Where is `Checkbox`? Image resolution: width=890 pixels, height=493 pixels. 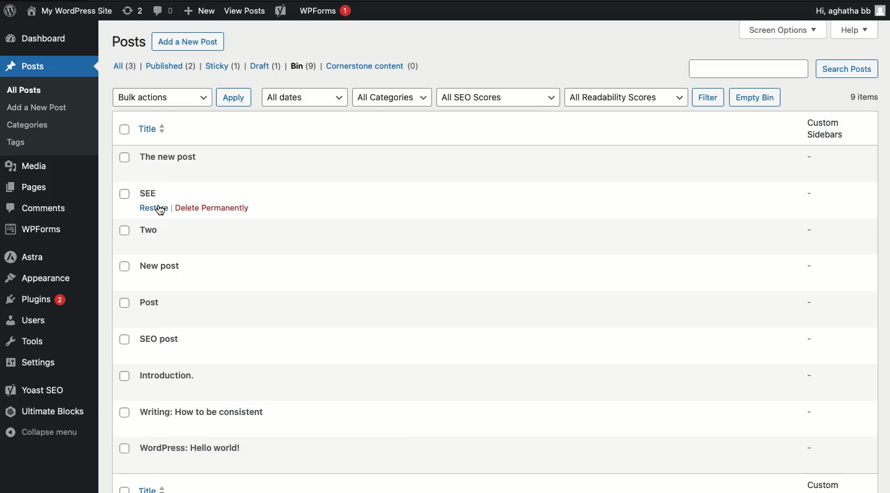 Checkbox is located at coordinates (124, 303).